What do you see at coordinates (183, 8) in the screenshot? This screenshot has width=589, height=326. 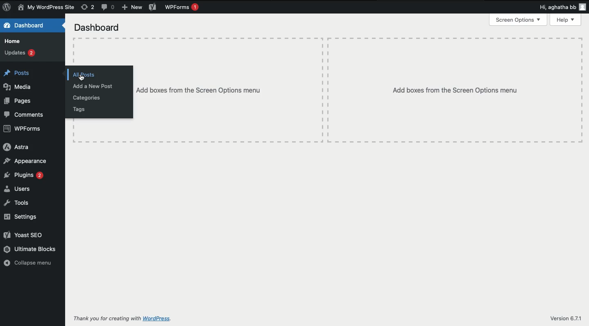 I see `WPForms` at bounding box center [183, 8].